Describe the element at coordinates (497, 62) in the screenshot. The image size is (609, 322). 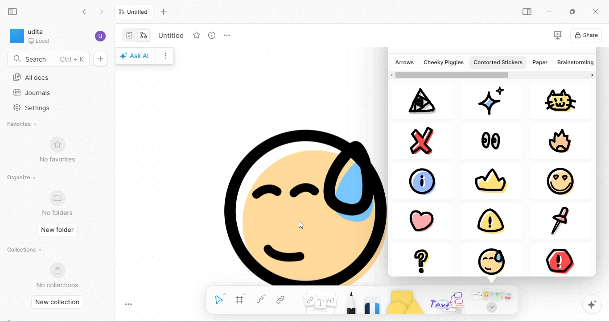
I see `contorted stickers` at that location.